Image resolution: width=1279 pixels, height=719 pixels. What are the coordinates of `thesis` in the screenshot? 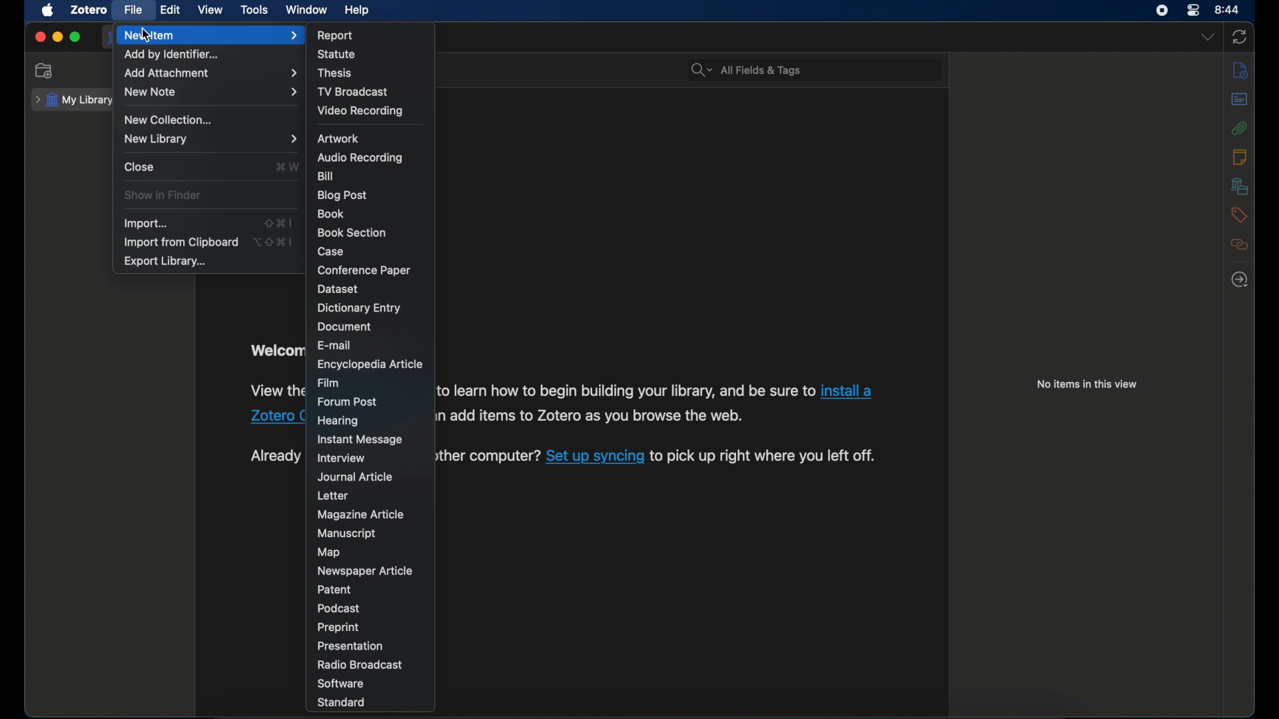 It's located at (336, 73).